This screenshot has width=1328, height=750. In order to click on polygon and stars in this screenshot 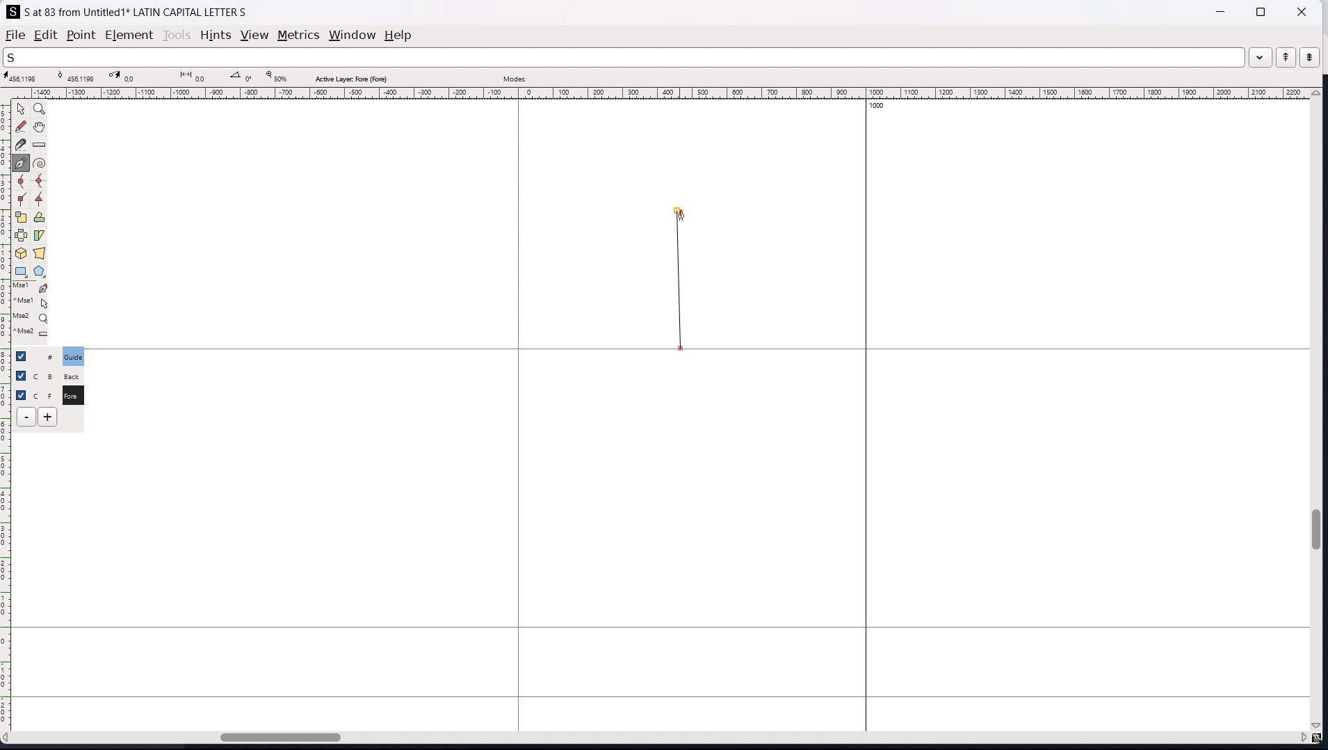, I will do `click(40, 272)`.